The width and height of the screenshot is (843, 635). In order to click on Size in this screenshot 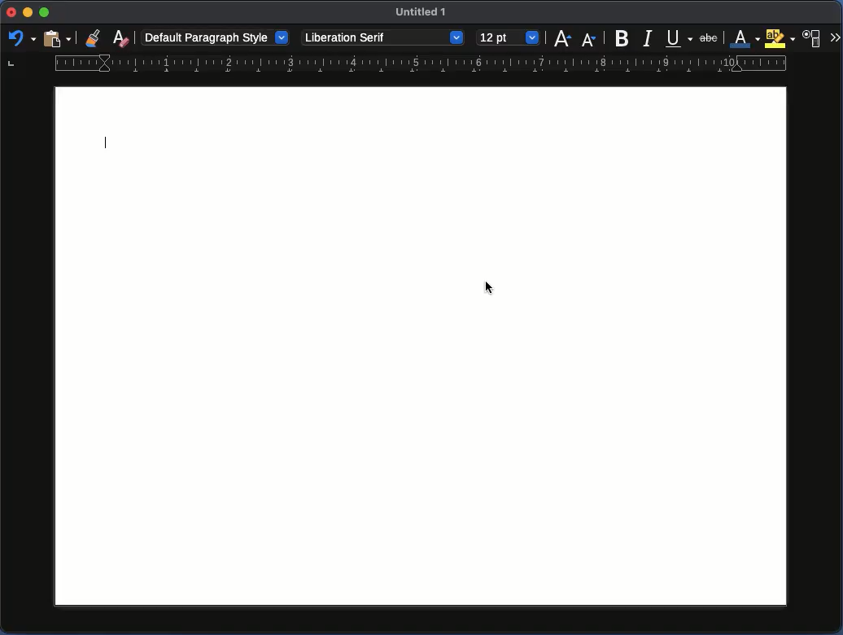, I will do `click(508, 38)`.